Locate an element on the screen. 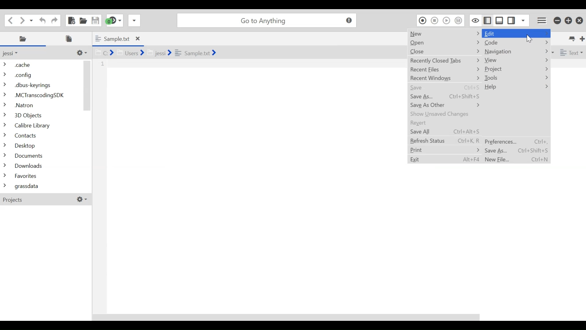 The height and width of the screenshot is (330, 586). Play last Macros is located at coordinates (447, 20).